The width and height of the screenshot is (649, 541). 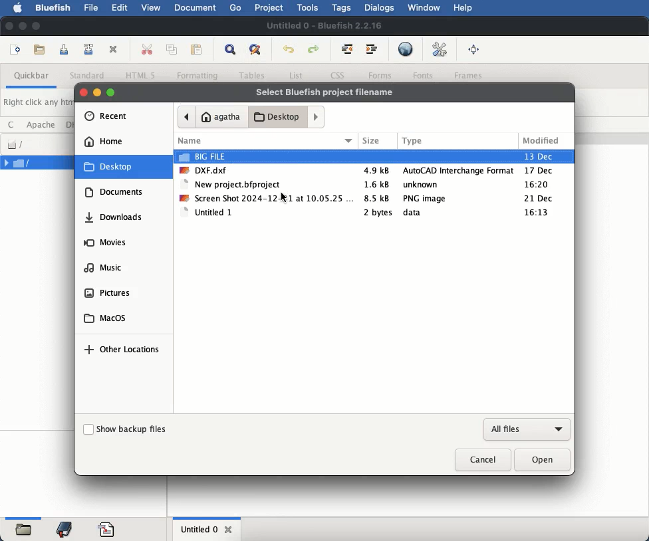 I want to click on name, so click(x=267, y=138).